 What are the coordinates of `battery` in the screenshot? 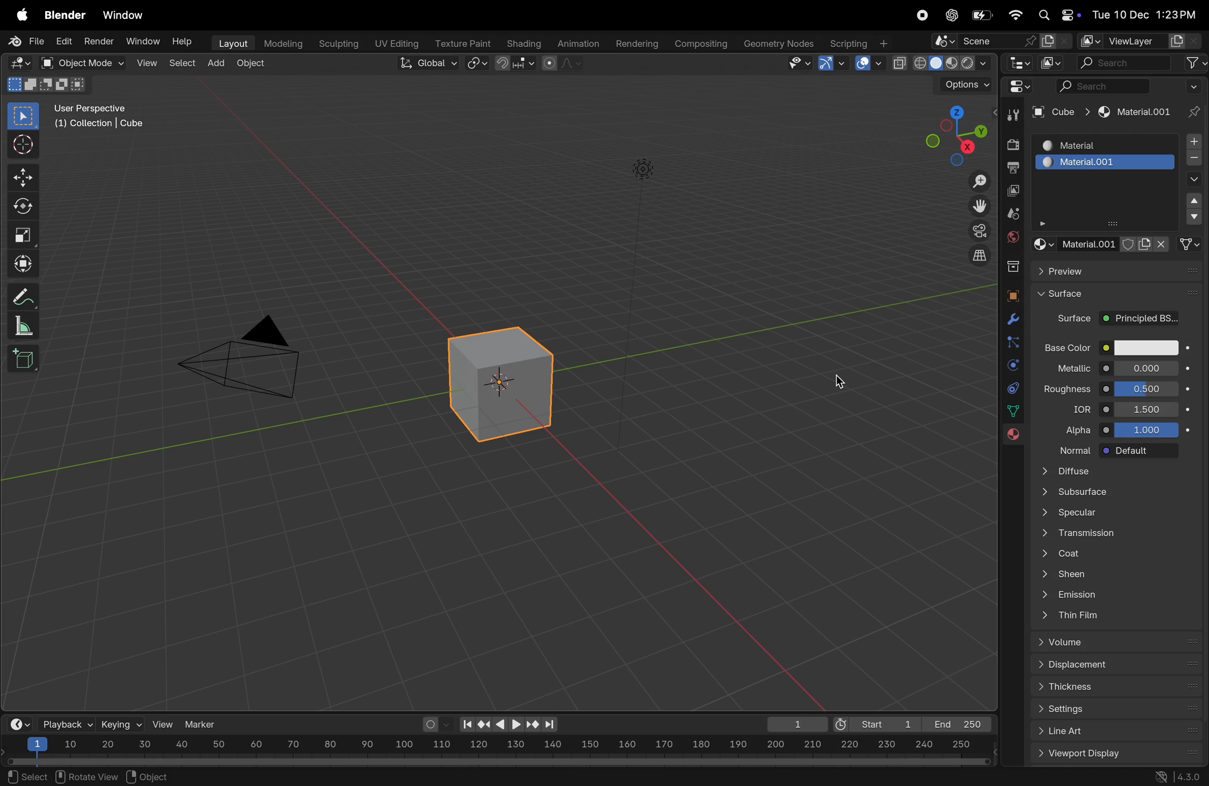 It's located at (984, 15).